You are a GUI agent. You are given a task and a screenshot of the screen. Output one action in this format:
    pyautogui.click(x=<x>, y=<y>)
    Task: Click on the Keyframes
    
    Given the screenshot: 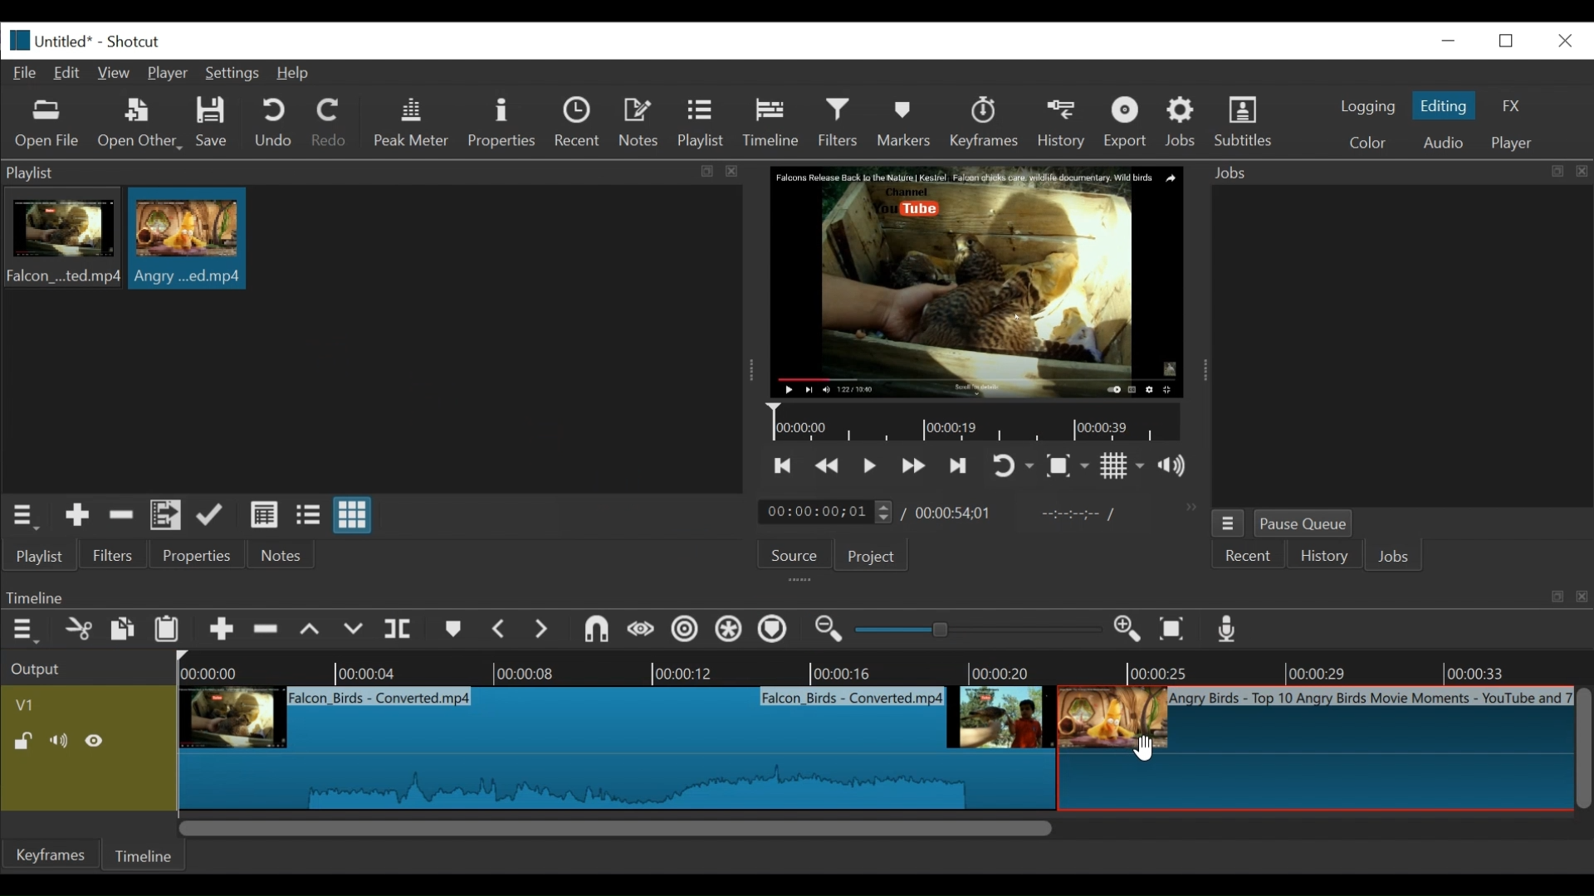 What is the action you would take?
    pyautogui.click(x=52, y=855)
    